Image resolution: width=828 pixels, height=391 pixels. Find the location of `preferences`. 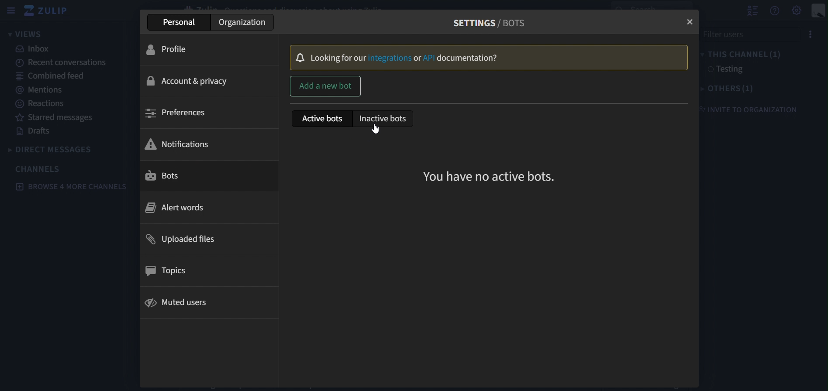

preferences is located at coordinates (178, 113).